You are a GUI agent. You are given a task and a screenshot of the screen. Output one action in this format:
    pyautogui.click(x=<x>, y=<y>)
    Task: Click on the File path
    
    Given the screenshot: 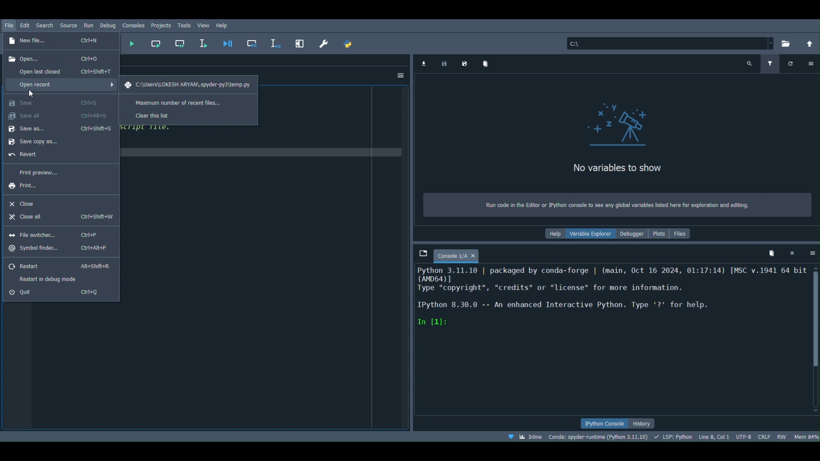 What is the action you would take?
    pyautogui.click(x=184, y=84)
    